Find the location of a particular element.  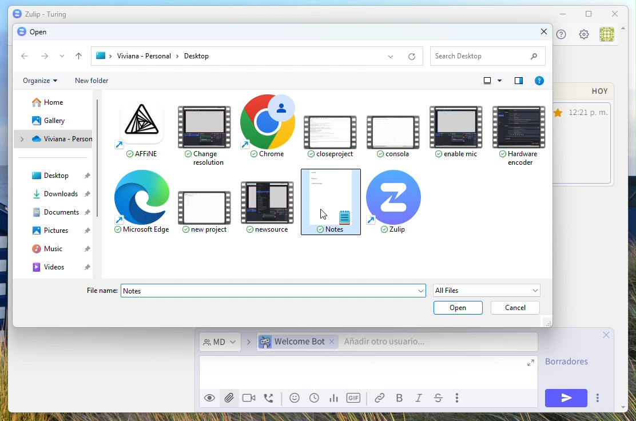

chrome is located at coordinates (264, 129).